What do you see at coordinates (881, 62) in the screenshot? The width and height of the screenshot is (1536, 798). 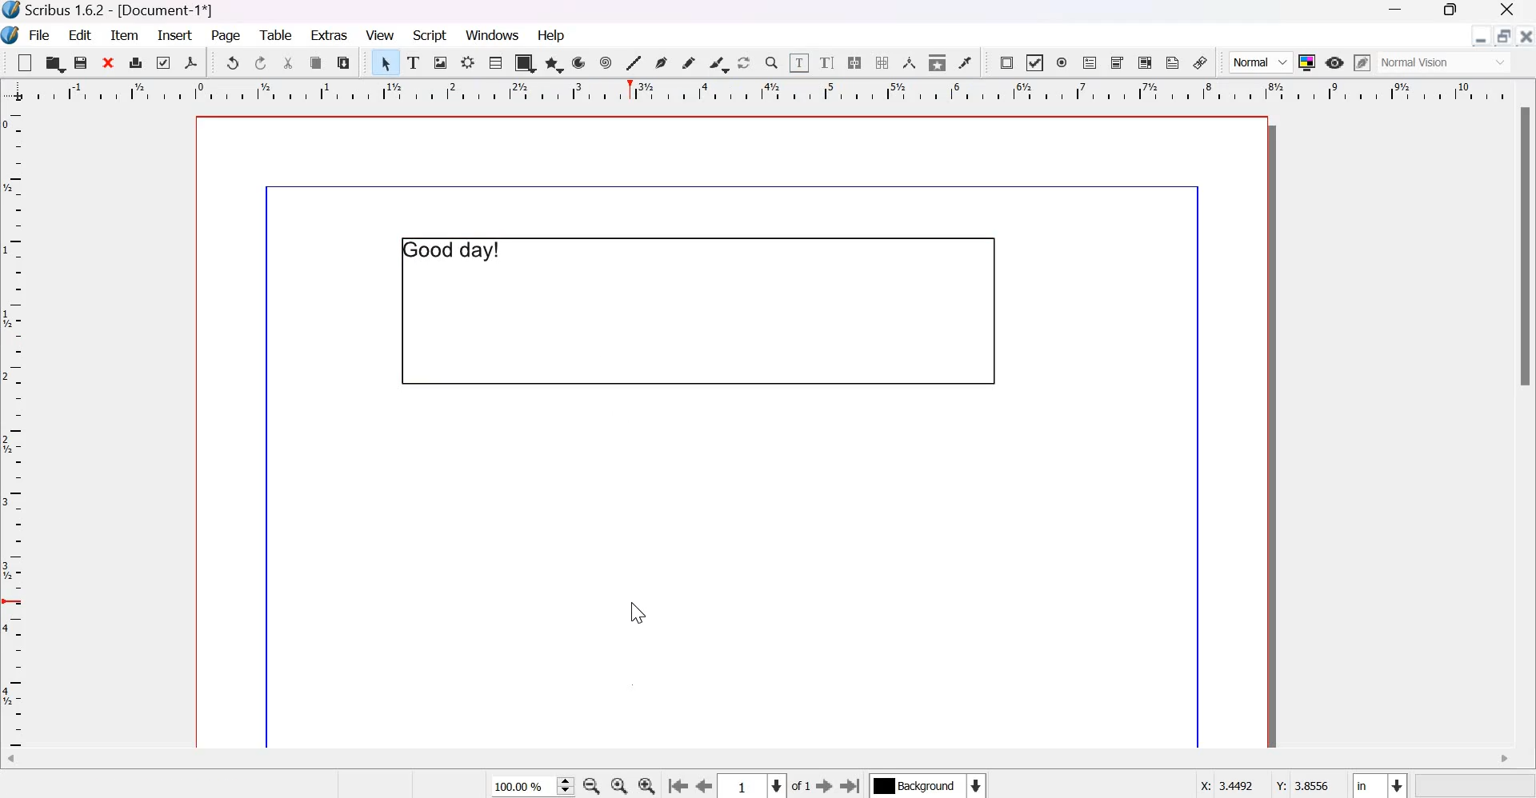 I see `unlink text frames` at bounding box center [881, 62].